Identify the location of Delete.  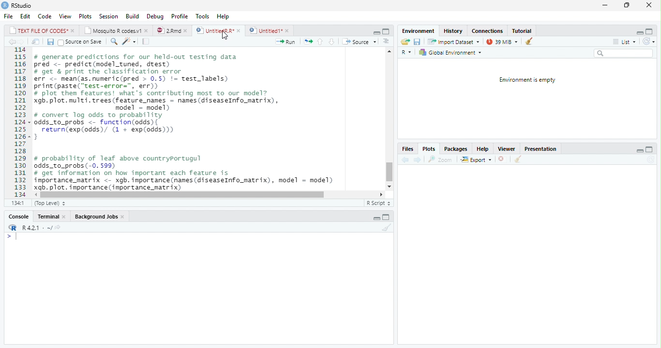
(502, 159).